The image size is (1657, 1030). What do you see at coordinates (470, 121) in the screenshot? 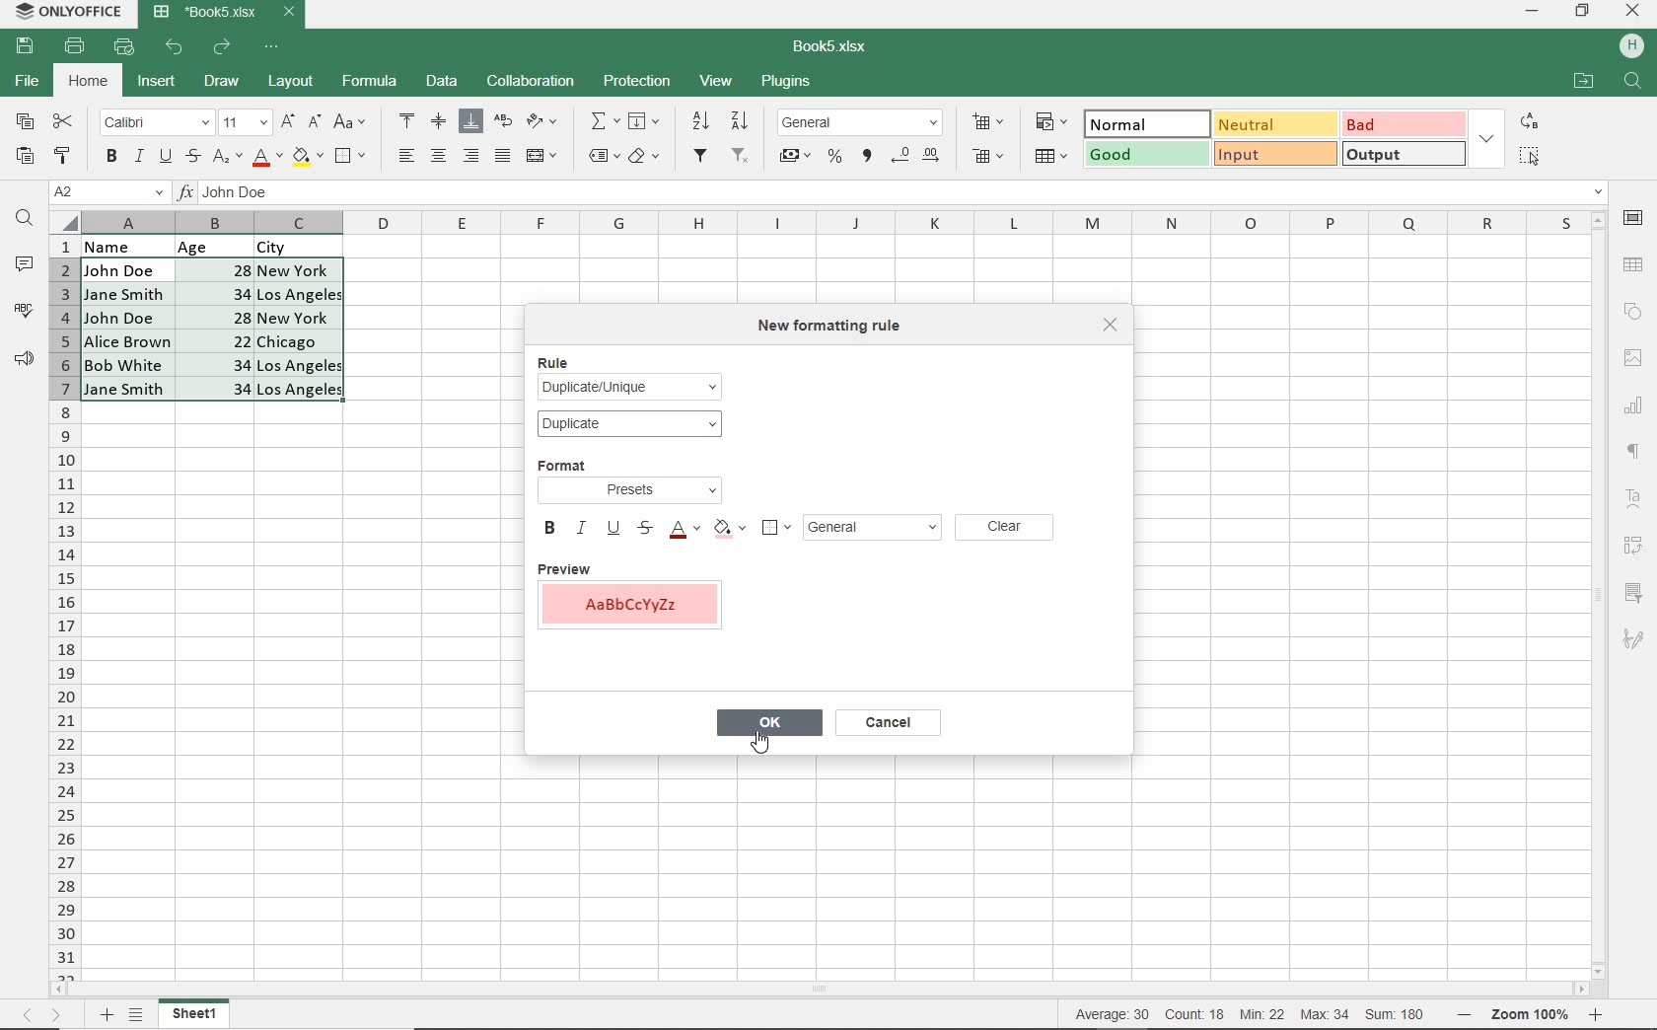
I see `ALIGN BOTTOM` at bounding box center [470, 121].